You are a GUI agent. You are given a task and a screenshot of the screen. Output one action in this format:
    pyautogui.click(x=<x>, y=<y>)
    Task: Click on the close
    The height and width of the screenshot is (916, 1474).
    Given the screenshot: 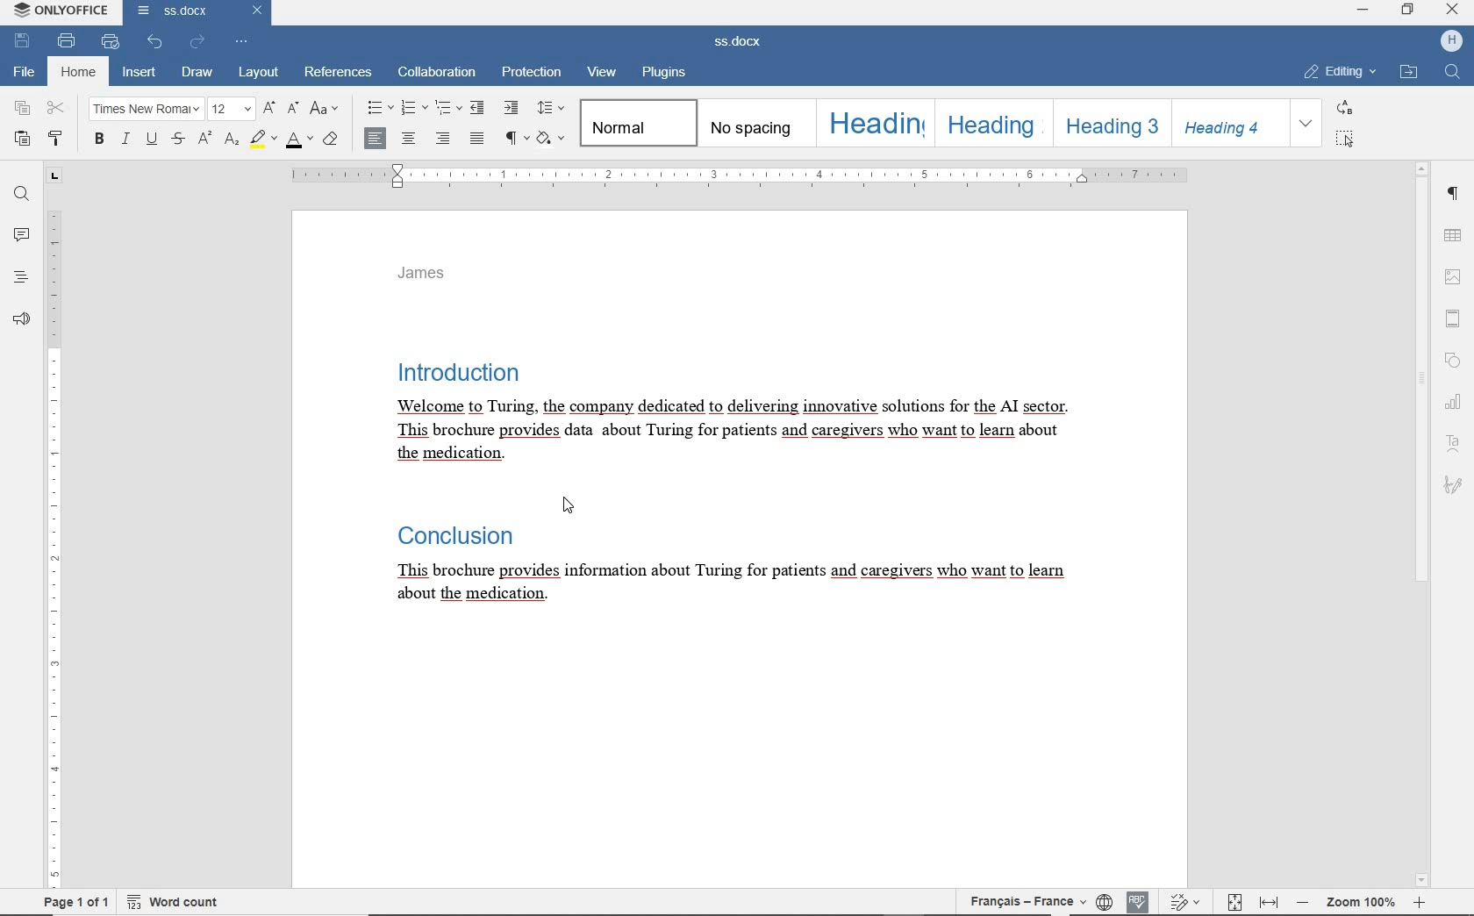 What is the action you would take?
    pyautogui.click(x=1451, y=9)
    